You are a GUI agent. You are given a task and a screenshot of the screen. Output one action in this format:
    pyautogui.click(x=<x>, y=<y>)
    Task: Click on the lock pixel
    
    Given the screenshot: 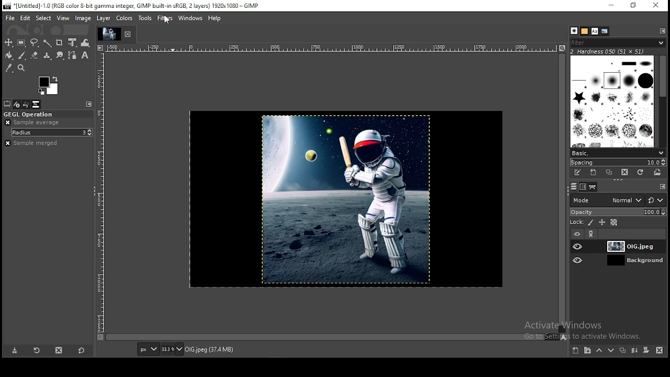 What is the action you would take?
    pyautogui.click(x=591, y=223)
    